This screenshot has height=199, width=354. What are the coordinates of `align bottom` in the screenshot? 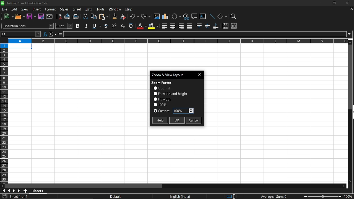 It's located at (216, 26).